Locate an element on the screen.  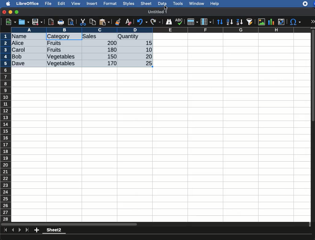
finder is located at coordinates (169, 22).